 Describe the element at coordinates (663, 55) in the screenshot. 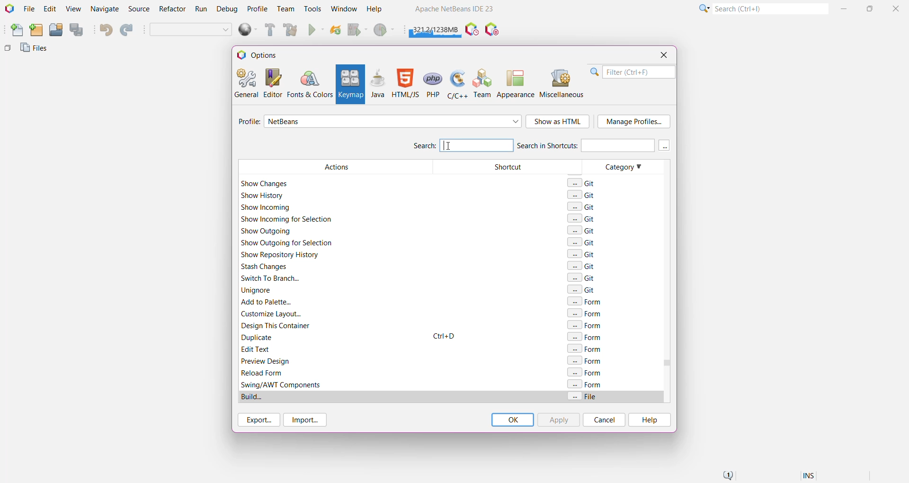

I see `Close` at that location.